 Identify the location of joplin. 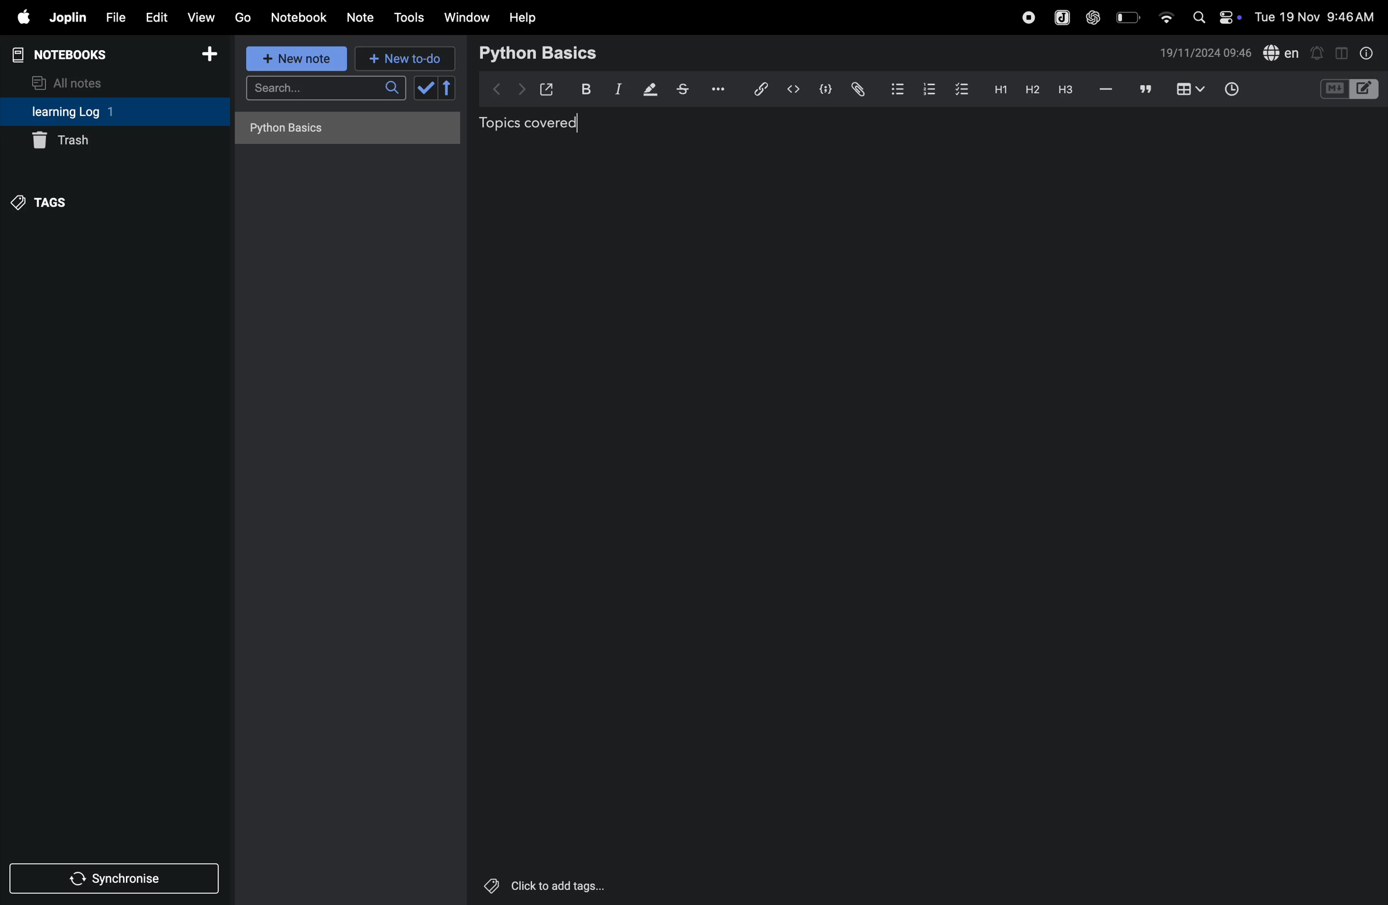
(66, 17).